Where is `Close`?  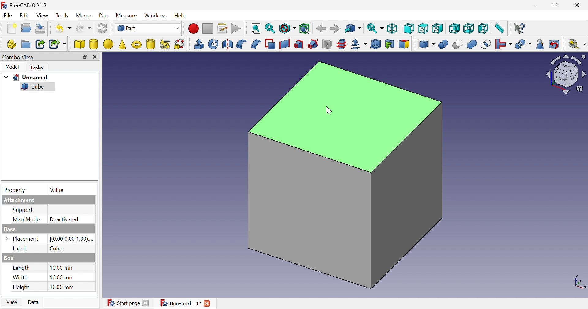
Close is located at coordinates (578, 5).